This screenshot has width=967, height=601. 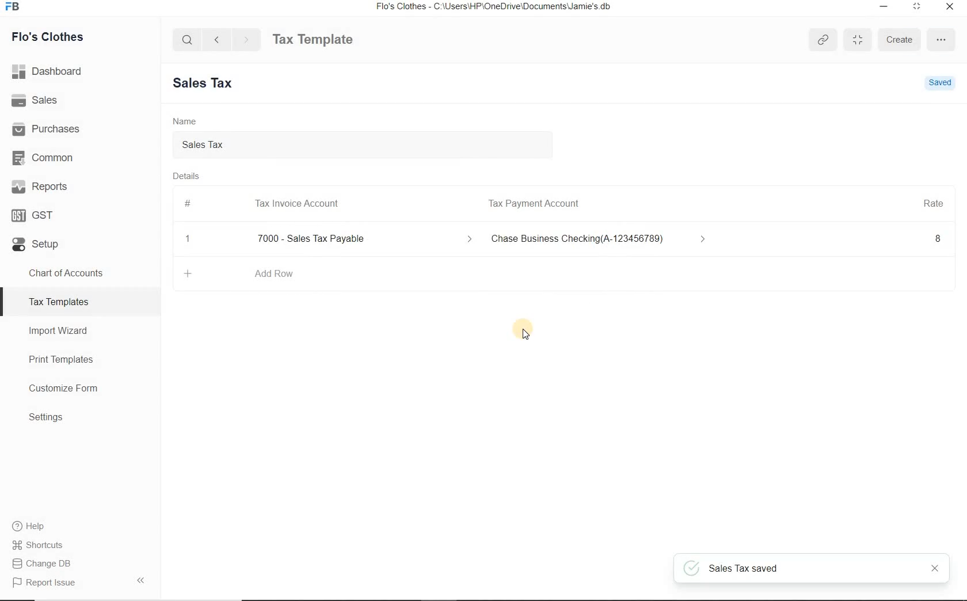 What do you see at coordinates (942, 40) in the screenshot?
I see `More` at bounding box center [942, 40].